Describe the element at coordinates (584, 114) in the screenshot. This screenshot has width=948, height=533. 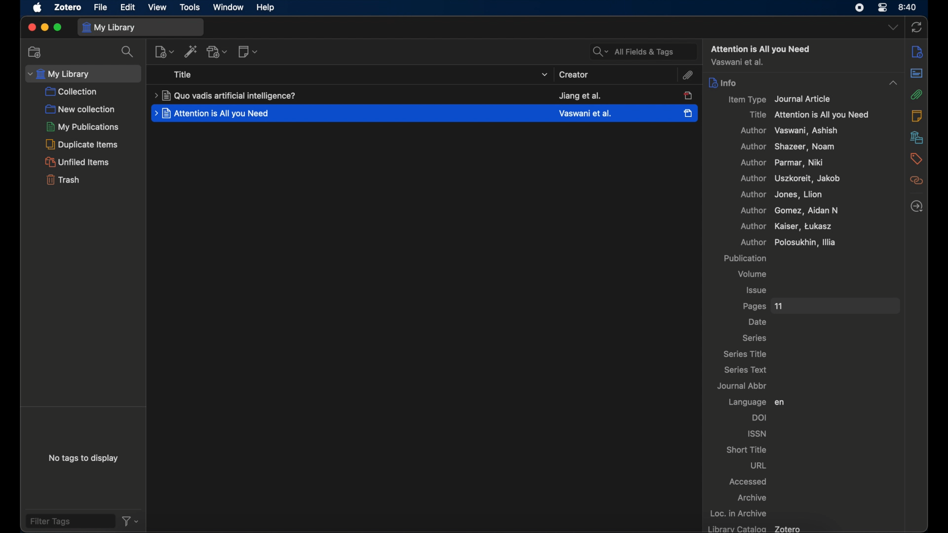
I see `creator creator name` at that location.